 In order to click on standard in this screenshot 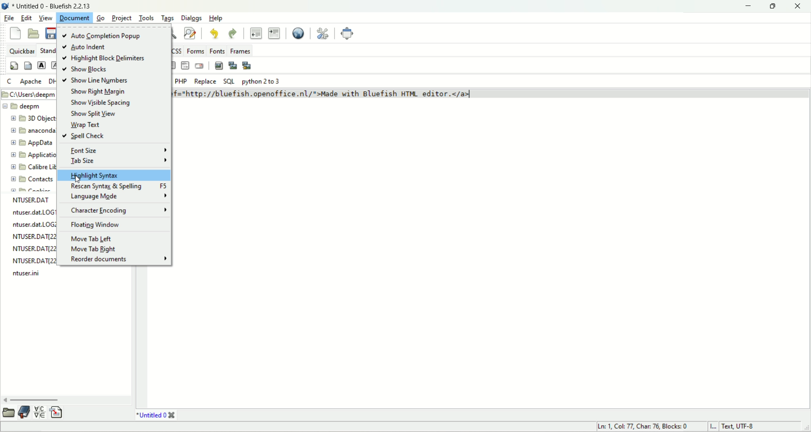, I will do `click(47, 50)`.